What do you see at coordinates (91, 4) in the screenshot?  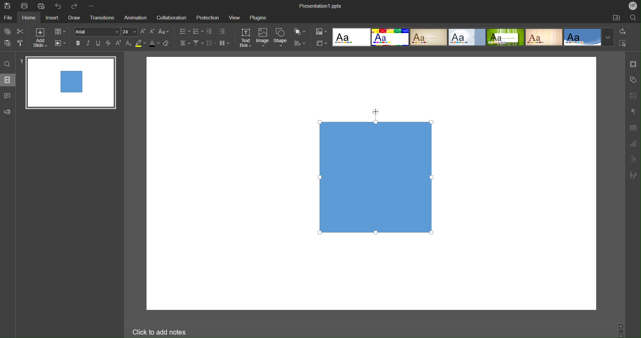 I see `More` at bounding box center [91, 4].